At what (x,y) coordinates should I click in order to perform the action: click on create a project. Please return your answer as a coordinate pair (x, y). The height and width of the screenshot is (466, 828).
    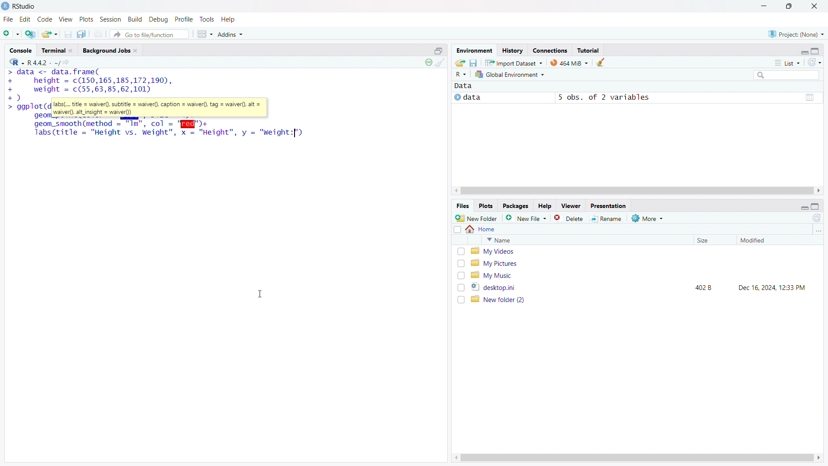
    Looking at the image, I should click on (31, 33).